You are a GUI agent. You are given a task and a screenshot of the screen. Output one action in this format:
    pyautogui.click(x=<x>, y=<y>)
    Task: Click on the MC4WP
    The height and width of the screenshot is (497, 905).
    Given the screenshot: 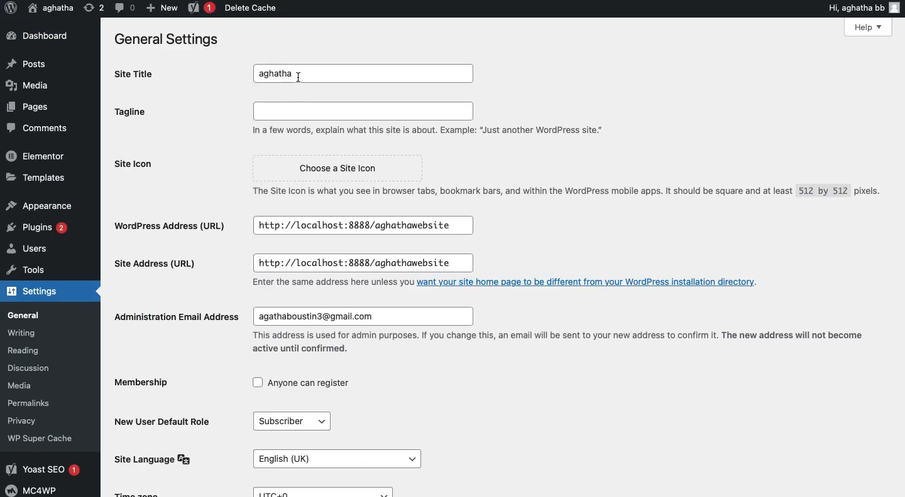 What is the action you would take?
    pyautogui.click(x=33, y=490)
    